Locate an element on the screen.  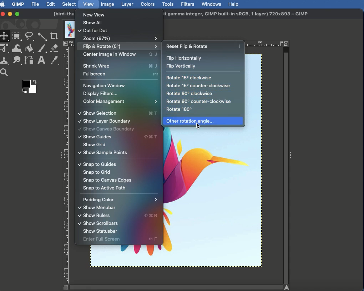
Maximize is located at coordinates (17, 15).